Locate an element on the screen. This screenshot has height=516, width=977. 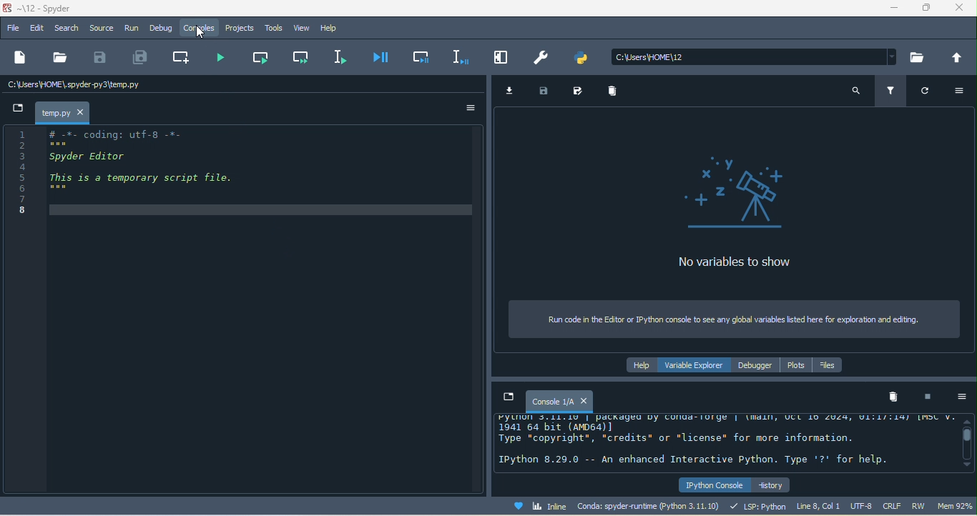
vertical scroll bar is located at coordinates (966, 441).